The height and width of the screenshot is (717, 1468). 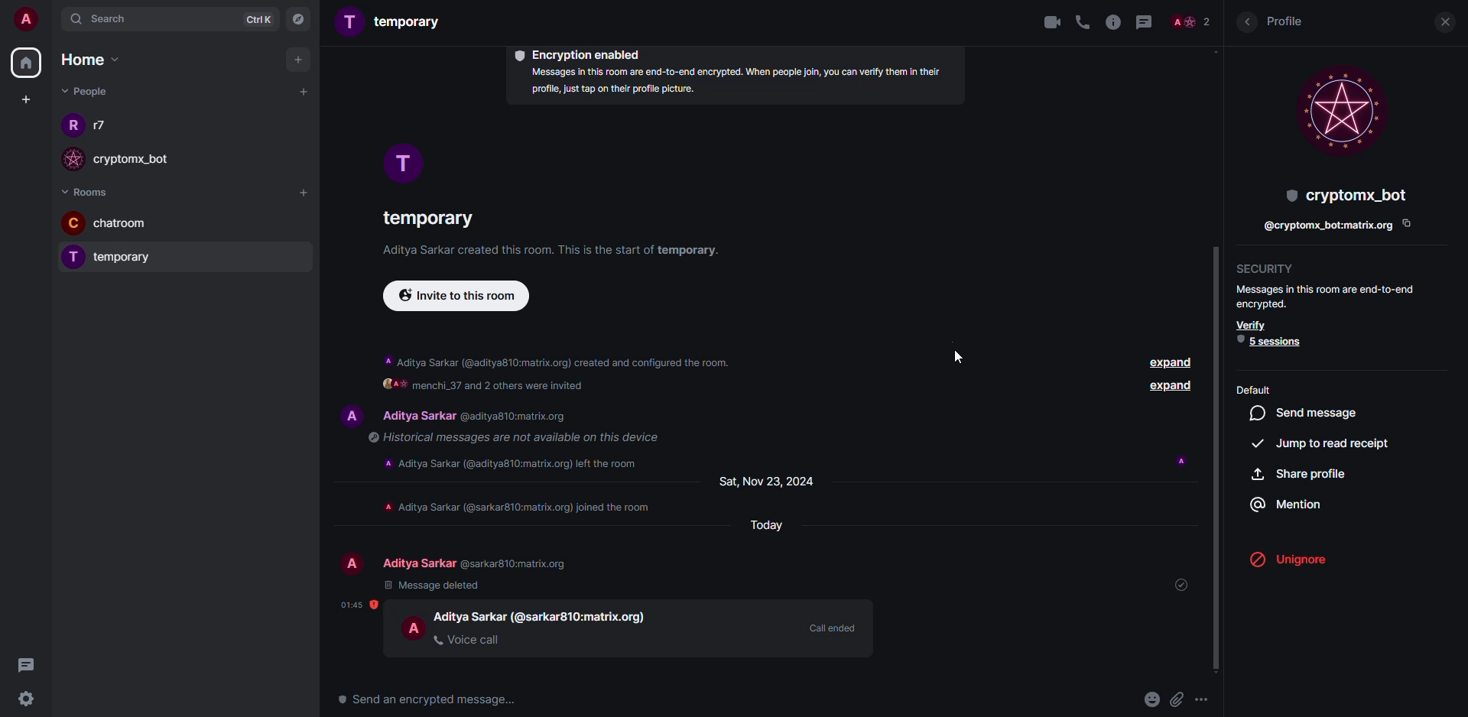 I want to click on scrollbar, so click(x=1219, y=457).